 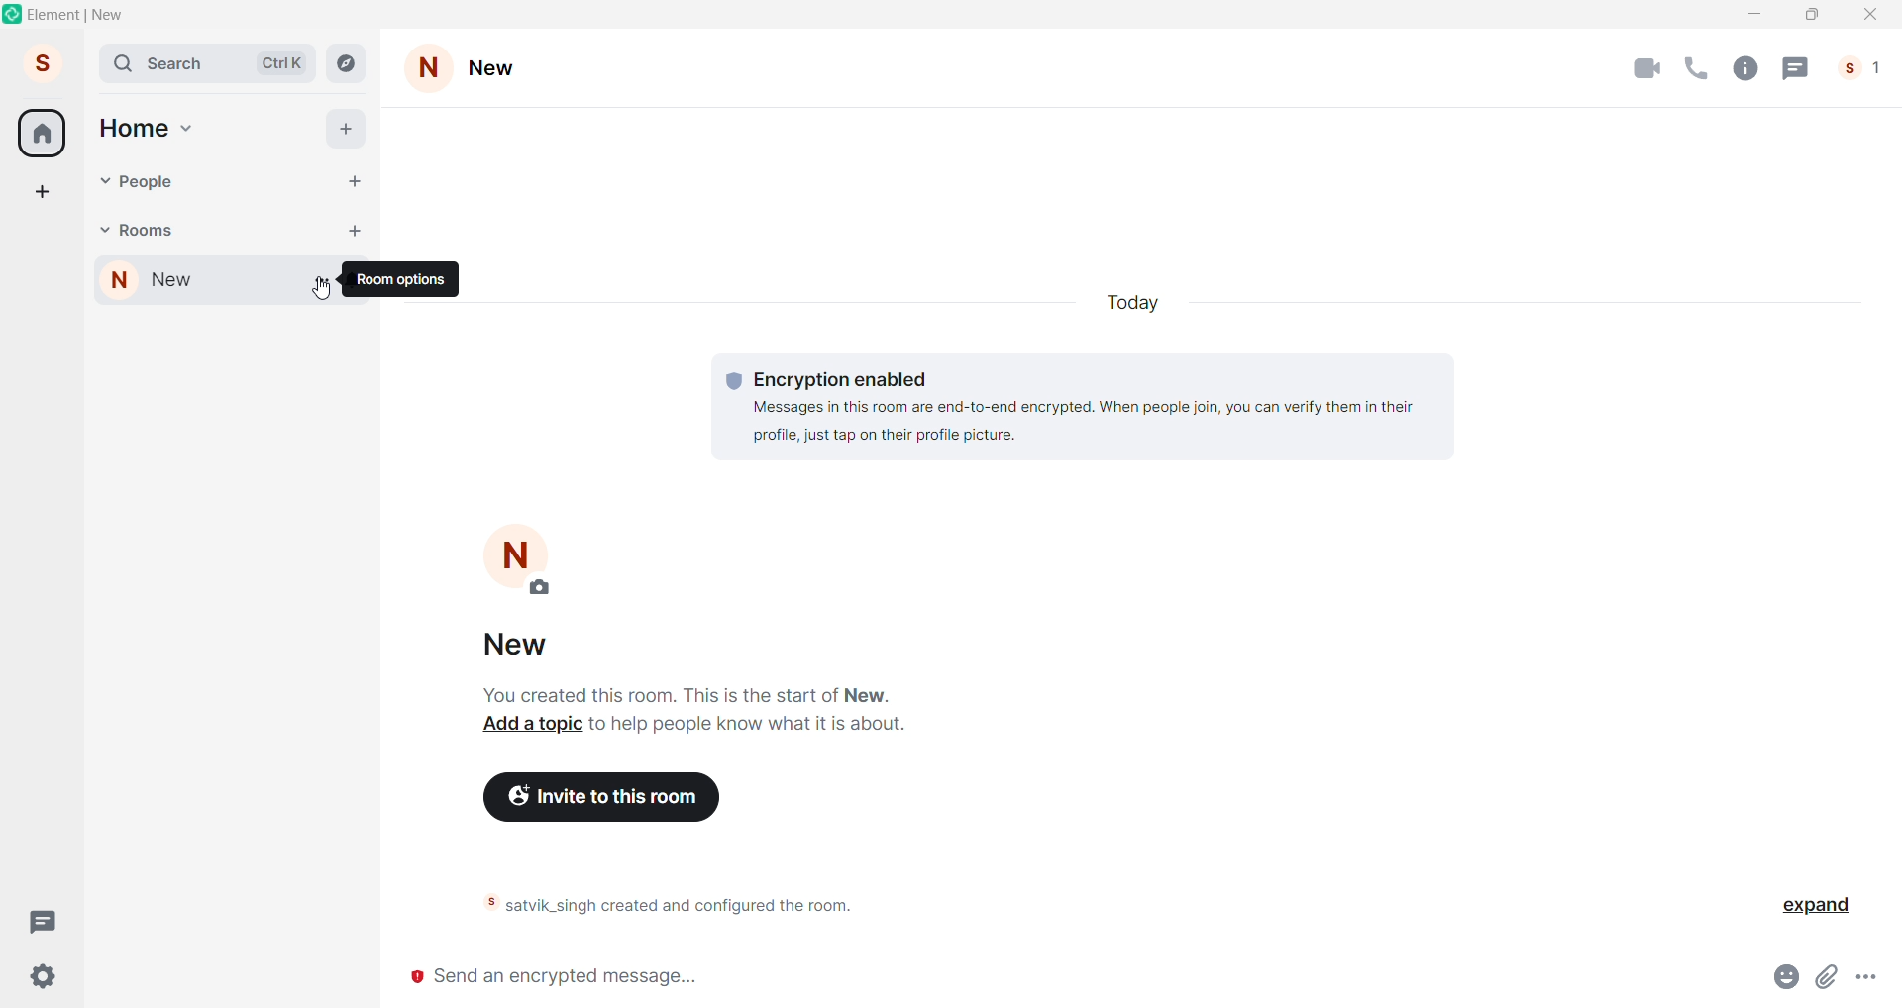 I want to click on Minimize, so click(x=1757, y=15).